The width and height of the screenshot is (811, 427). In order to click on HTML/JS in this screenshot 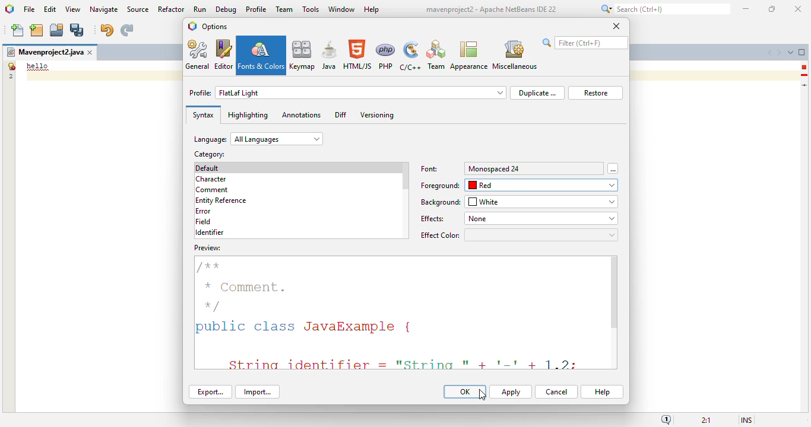, I will do `click(358, 55)`.